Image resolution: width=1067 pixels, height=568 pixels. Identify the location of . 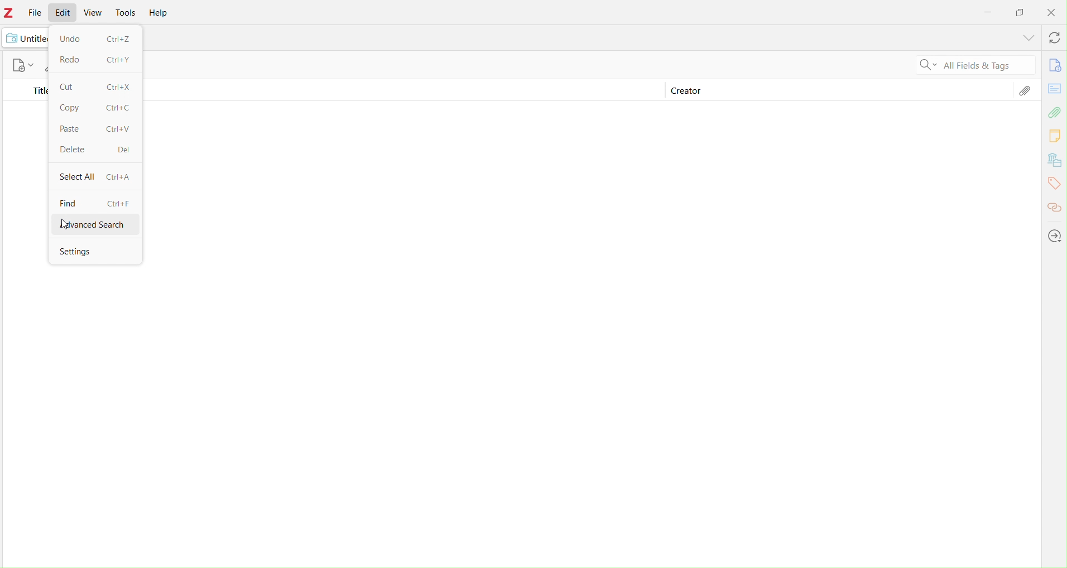
(11, 15).